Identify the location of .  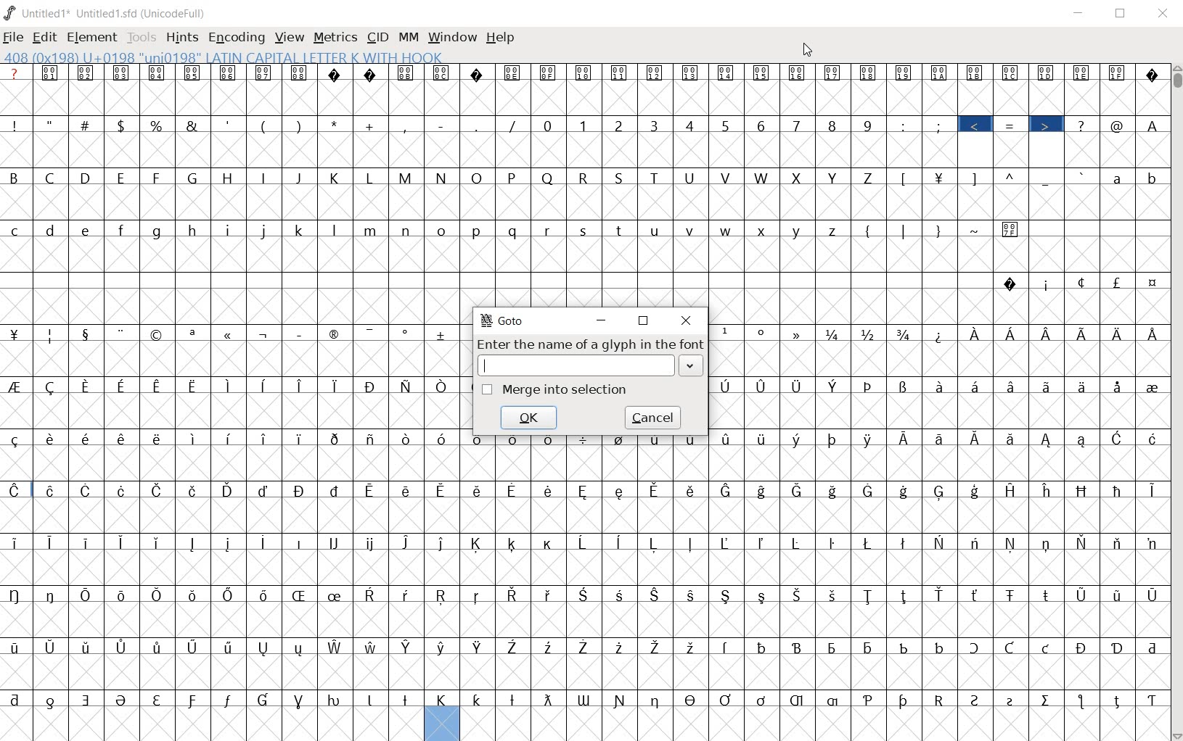
(934, 357).